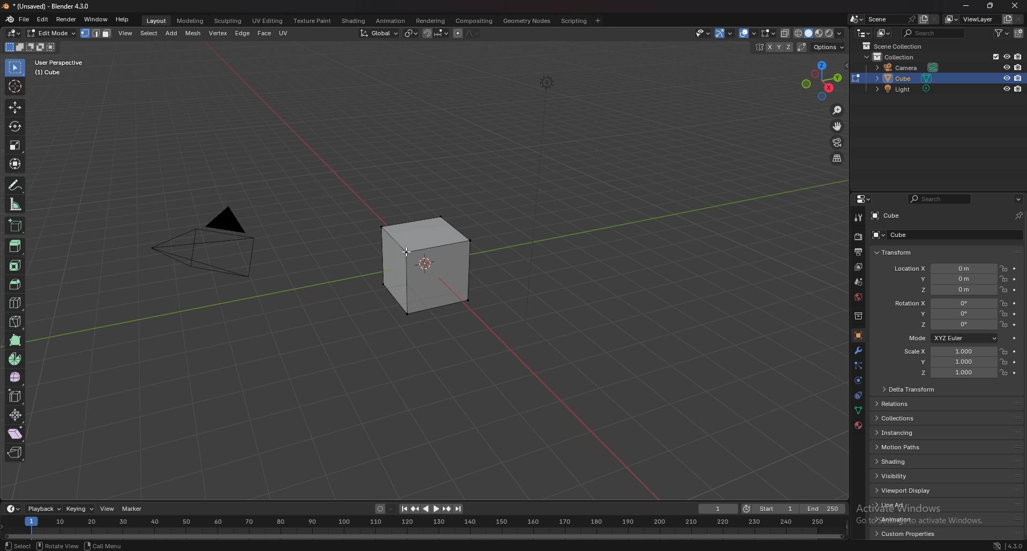  Describe the element at coordinates (172, 33) in the screenshot. I see `add` at that location.